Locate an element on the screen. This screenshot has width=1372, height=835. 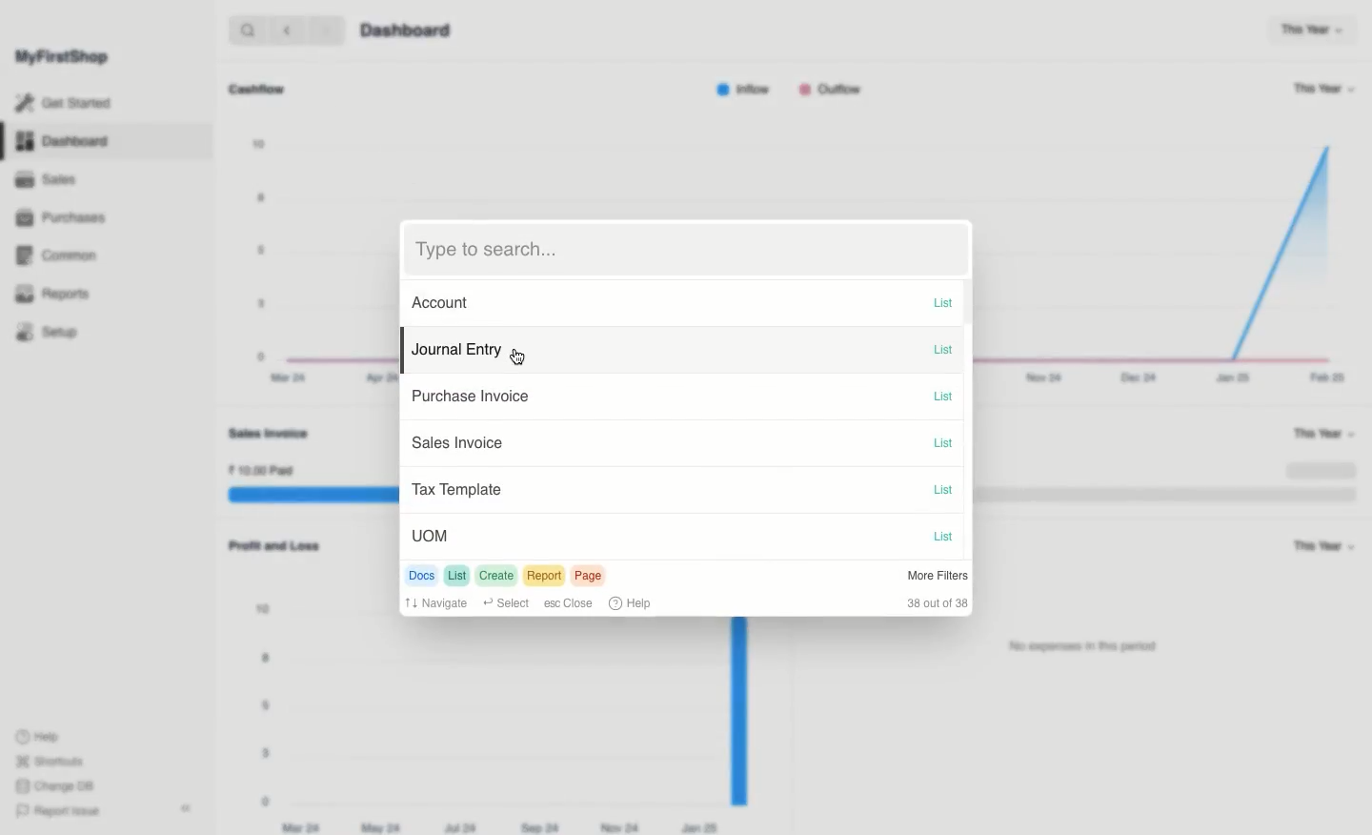
0 is located at coordinates (266, 801).